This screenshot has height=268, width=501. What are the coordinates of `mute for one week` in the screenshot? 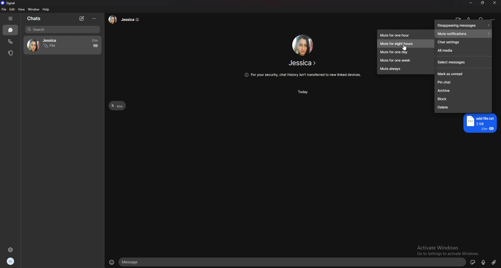 It's located at (405, 61).